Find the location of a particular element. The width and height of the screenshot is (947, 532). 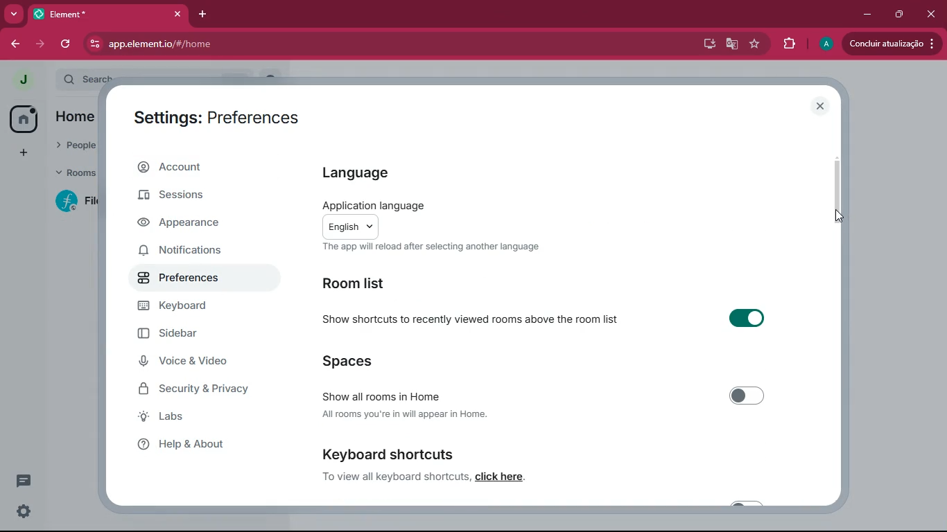

more is located at coordinates (14, 13).